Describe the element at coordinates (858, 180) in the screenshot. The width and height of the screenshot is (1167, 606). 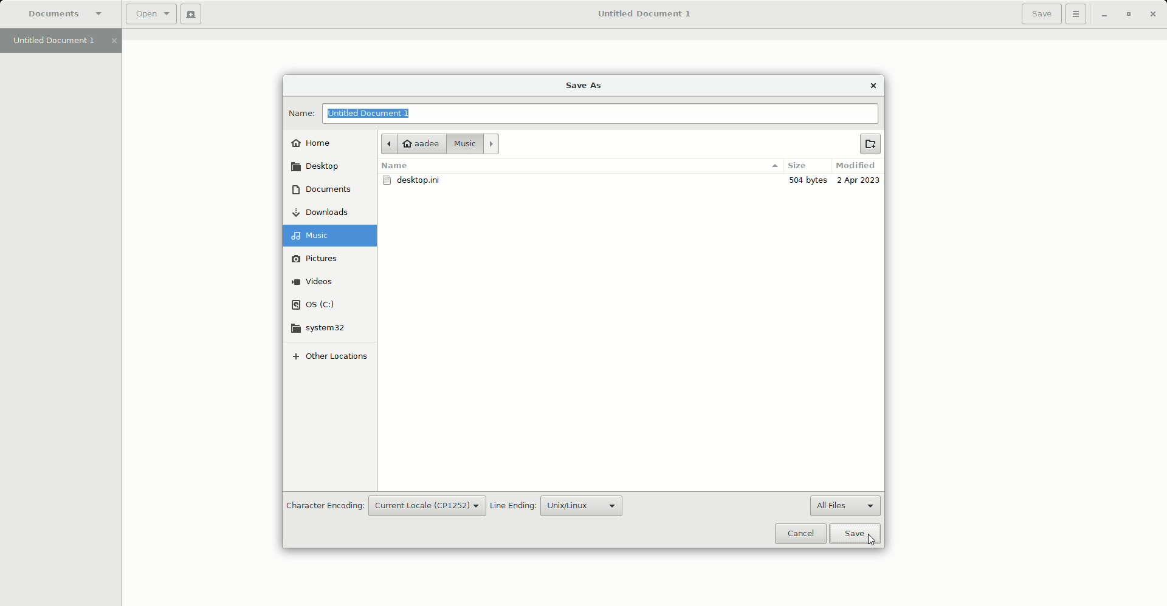
I see `2 Apr 2023` at that location.